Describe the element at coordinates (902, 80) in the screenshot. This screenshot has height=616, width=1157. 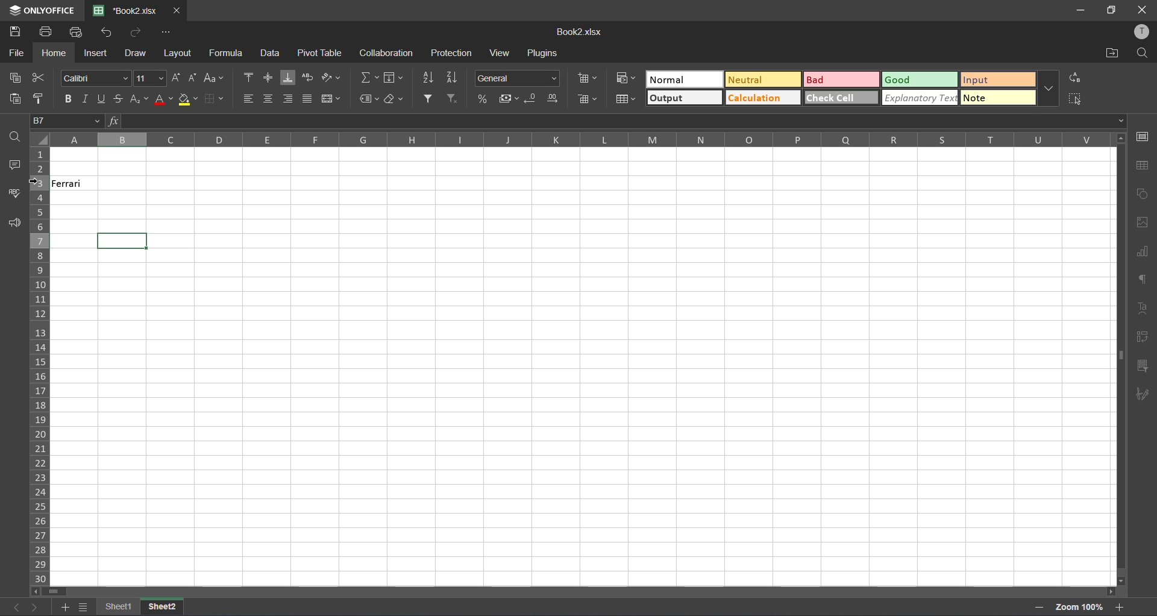
I see `good` at that location.